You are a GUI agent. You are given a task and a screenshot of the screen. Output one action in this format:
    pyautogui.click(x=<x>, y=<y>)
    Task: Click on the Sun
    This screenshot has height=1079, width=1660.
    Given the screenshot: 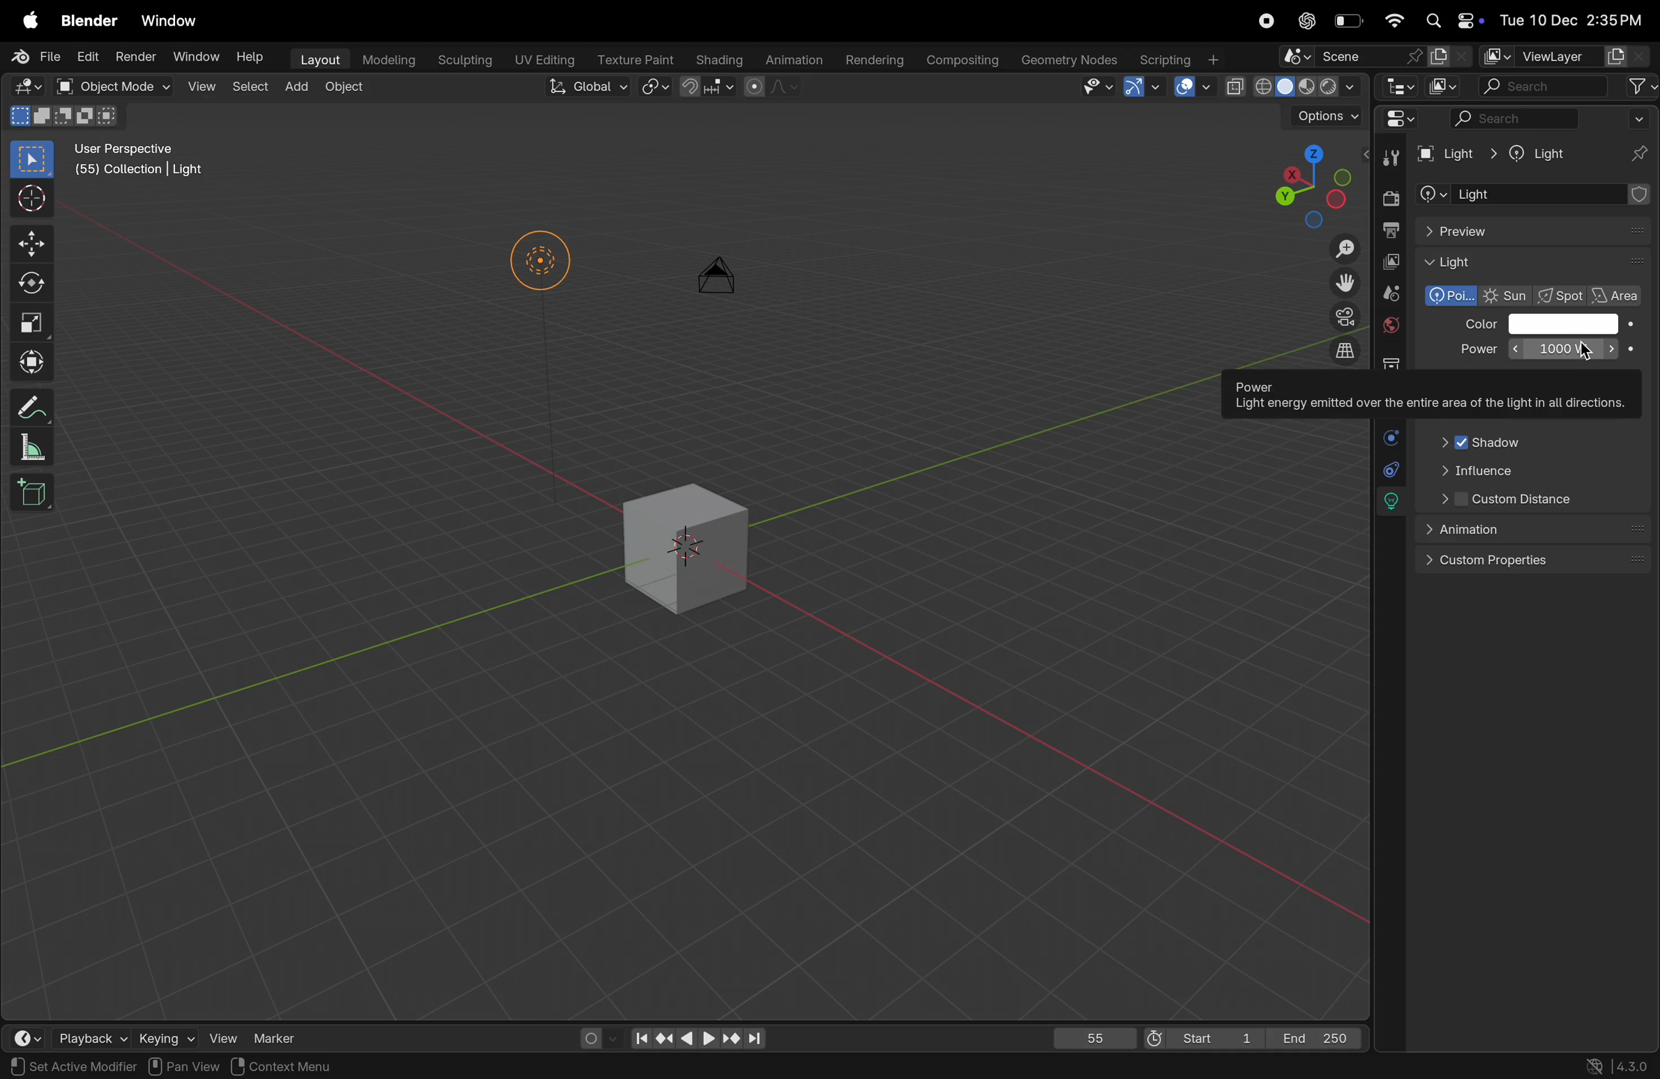 What is the action you would take?
    pyautogui.click(x=1508, y=297)
    